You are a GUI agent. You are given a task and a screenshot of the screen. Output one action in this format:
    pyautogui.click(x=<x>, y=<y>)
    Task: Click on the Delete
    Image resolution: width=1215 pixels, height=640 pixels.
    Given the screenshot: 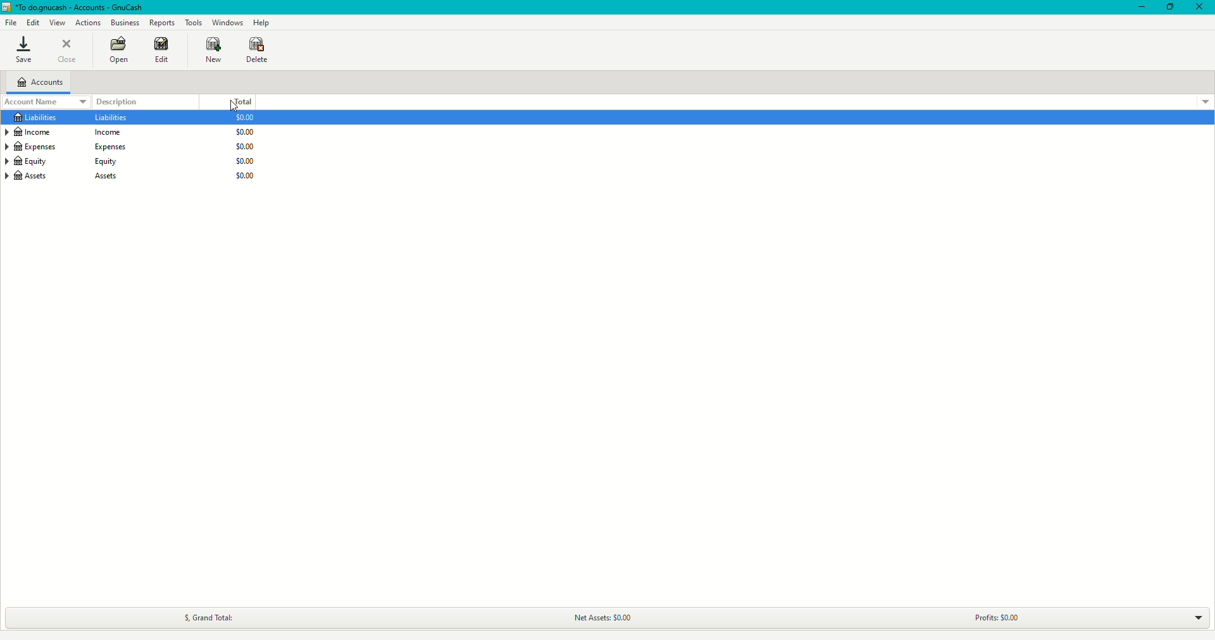 What is the action you would take?
    pyautogui.click(x=256, y=49)
    